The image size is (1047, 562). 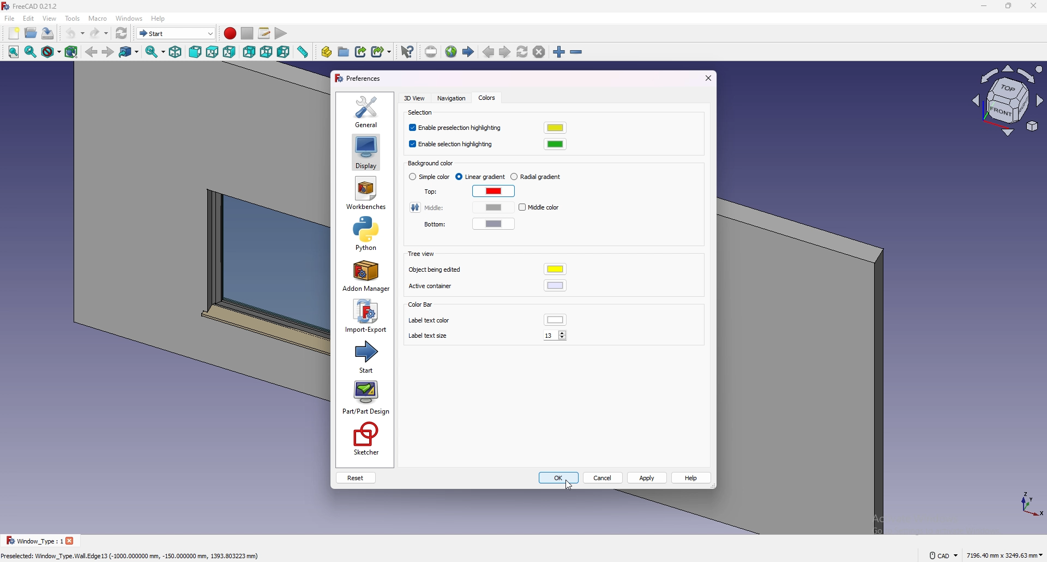 What do you see at coordinates (430, 177) in the screenshot?
I see `simple color` at bounding box center [430, 177].